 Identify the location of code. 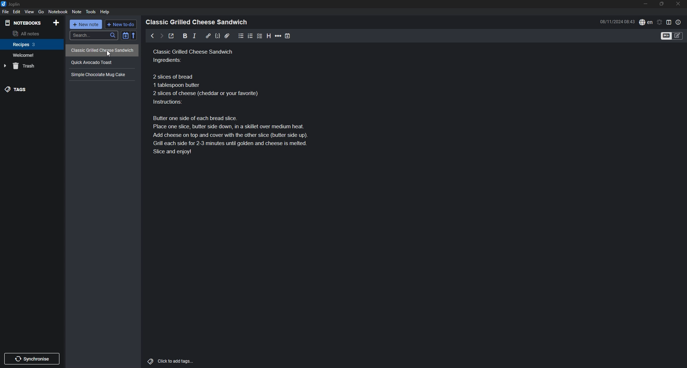
(217, 36).